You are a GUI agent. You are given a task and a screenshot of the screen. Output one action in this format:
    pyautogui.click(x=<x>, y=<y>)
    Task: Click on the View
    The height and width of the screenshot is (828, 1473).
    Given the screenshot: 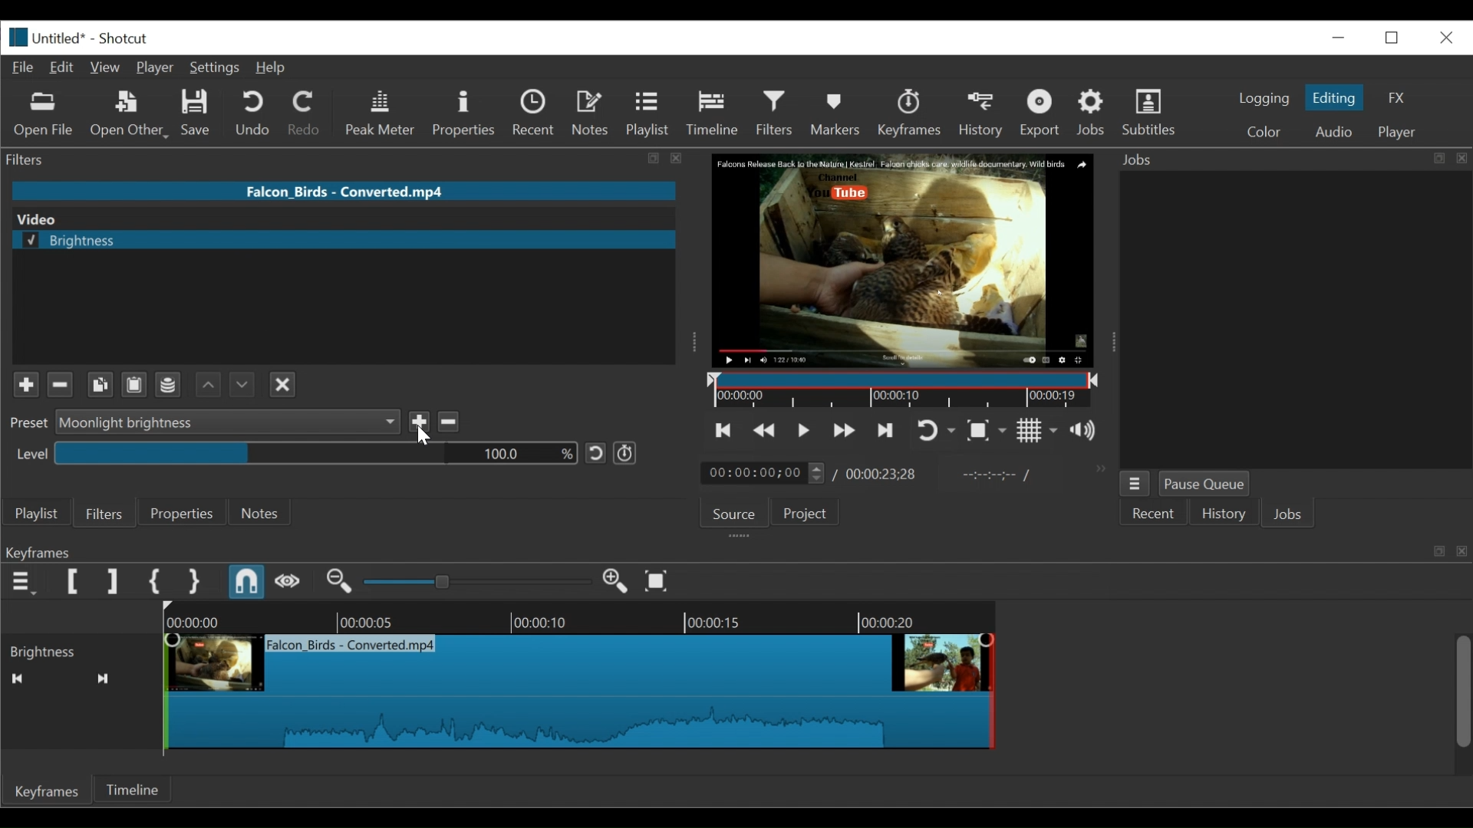 What is the action you would take?
    pyautogui.click(x=104, y=68)
    